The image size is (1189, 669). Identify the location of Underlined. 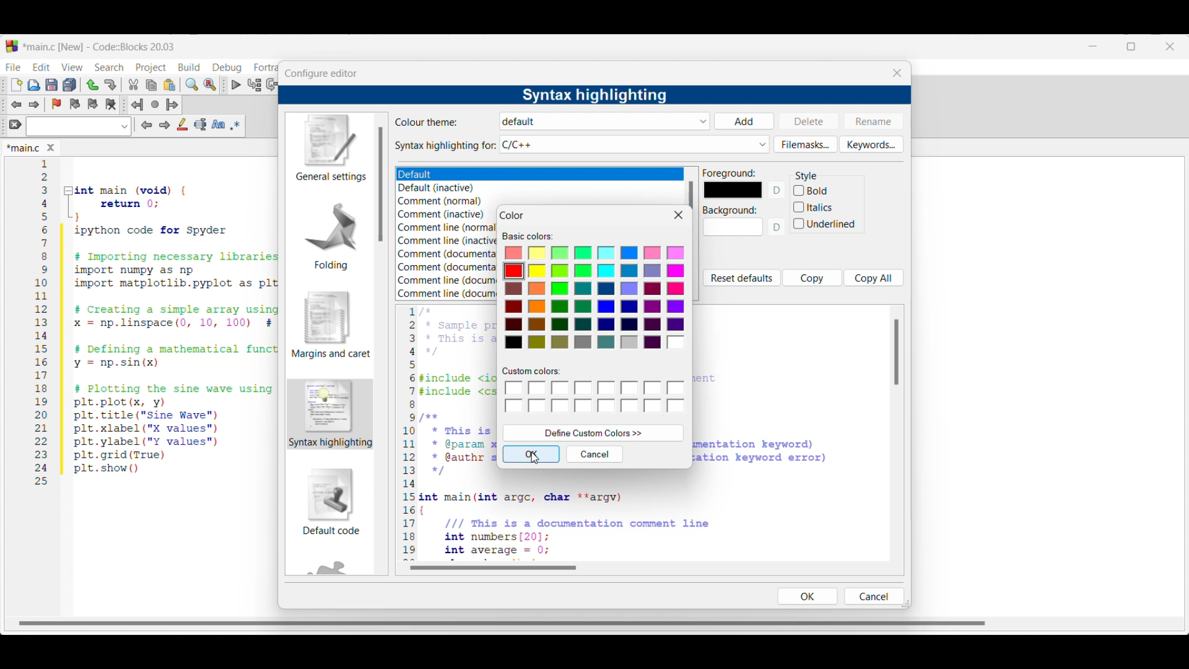
(826, 225).